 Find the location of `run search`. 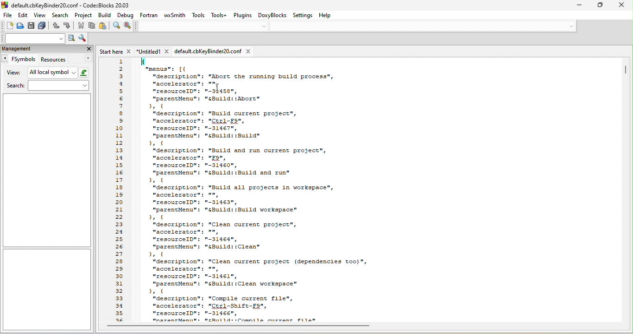

run search is located at coordinates (71, 38).